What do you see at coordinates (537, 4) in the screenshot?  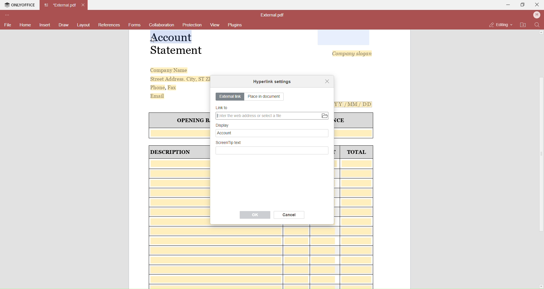 I see `Close` at bounding box center [537, 4].